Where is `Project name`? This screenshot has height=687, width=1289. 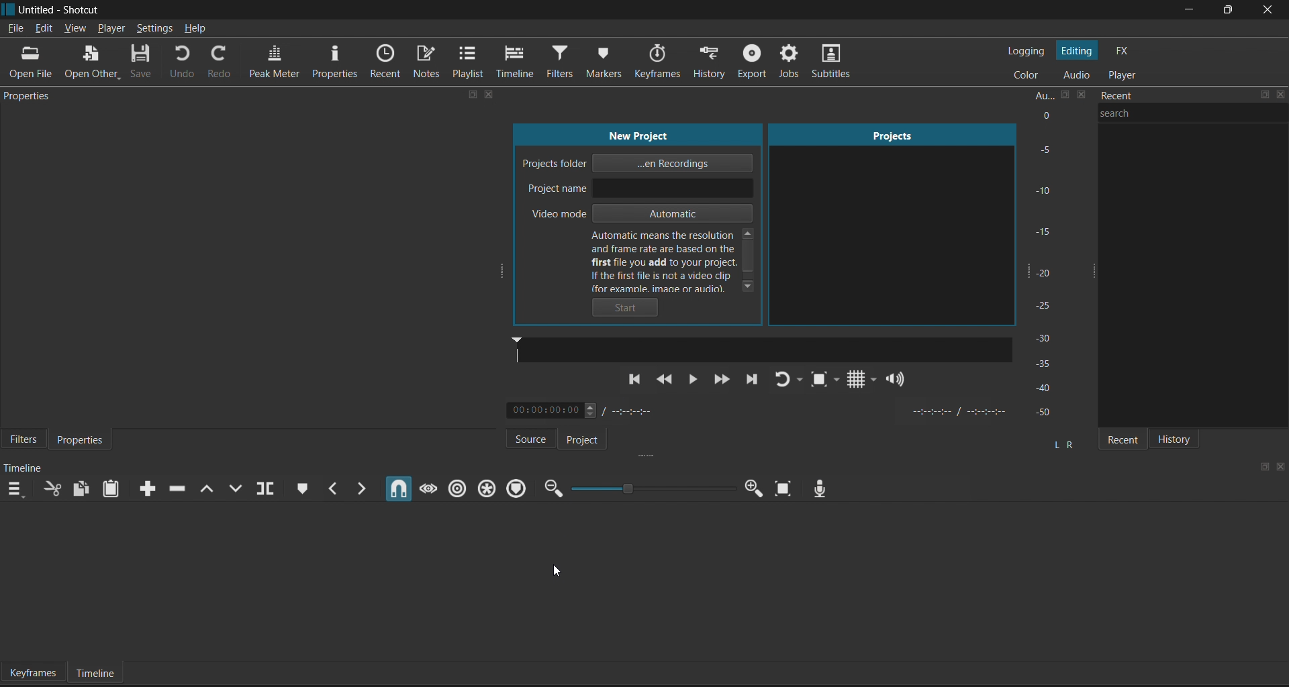 Project name is located at coordinates (639, 189).